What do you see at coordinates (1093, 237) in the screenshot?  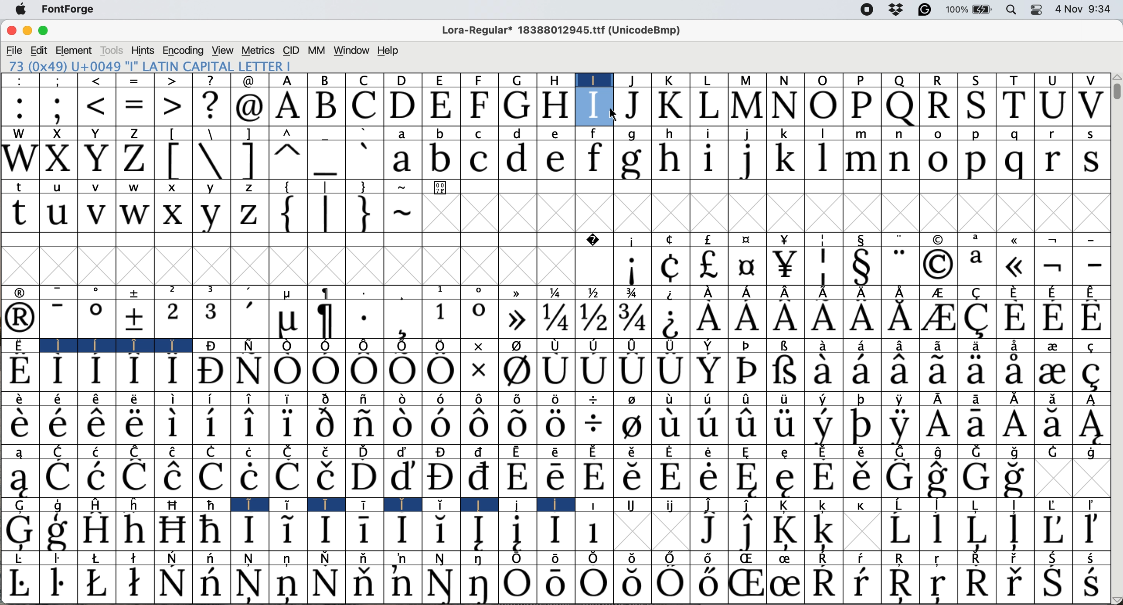 I see `-` at bounding box center [1093, 237].